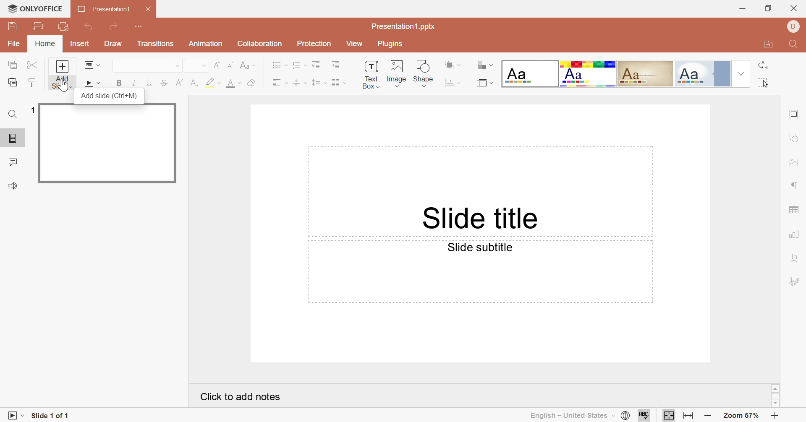 The width and height of the screenshot is (806, 422). What do you see at coordinates (38, 25) in the screenshot?
I see `Print files` at bounding box center [38, 25].